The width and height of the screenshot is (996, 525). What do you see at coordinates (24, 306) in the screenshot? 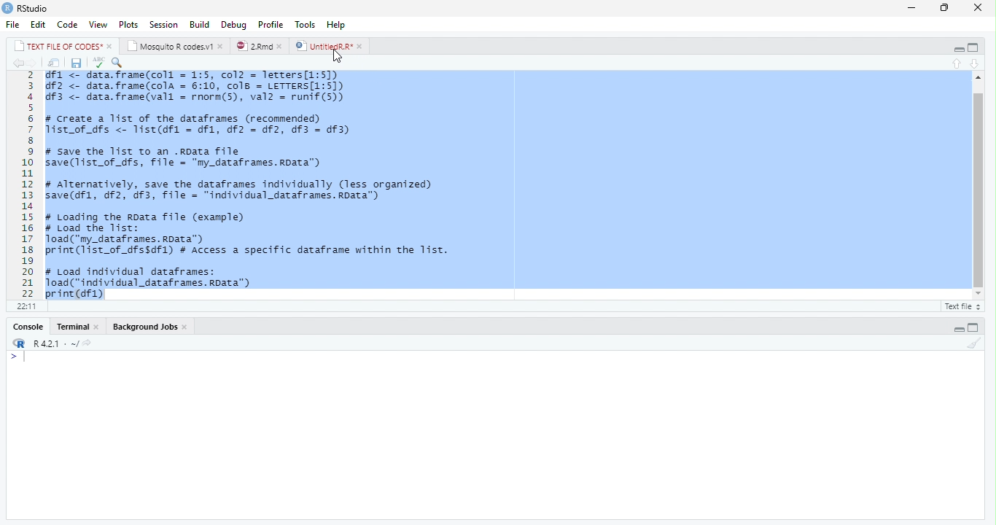
I see `1:1` at bounding box center [24, 306].